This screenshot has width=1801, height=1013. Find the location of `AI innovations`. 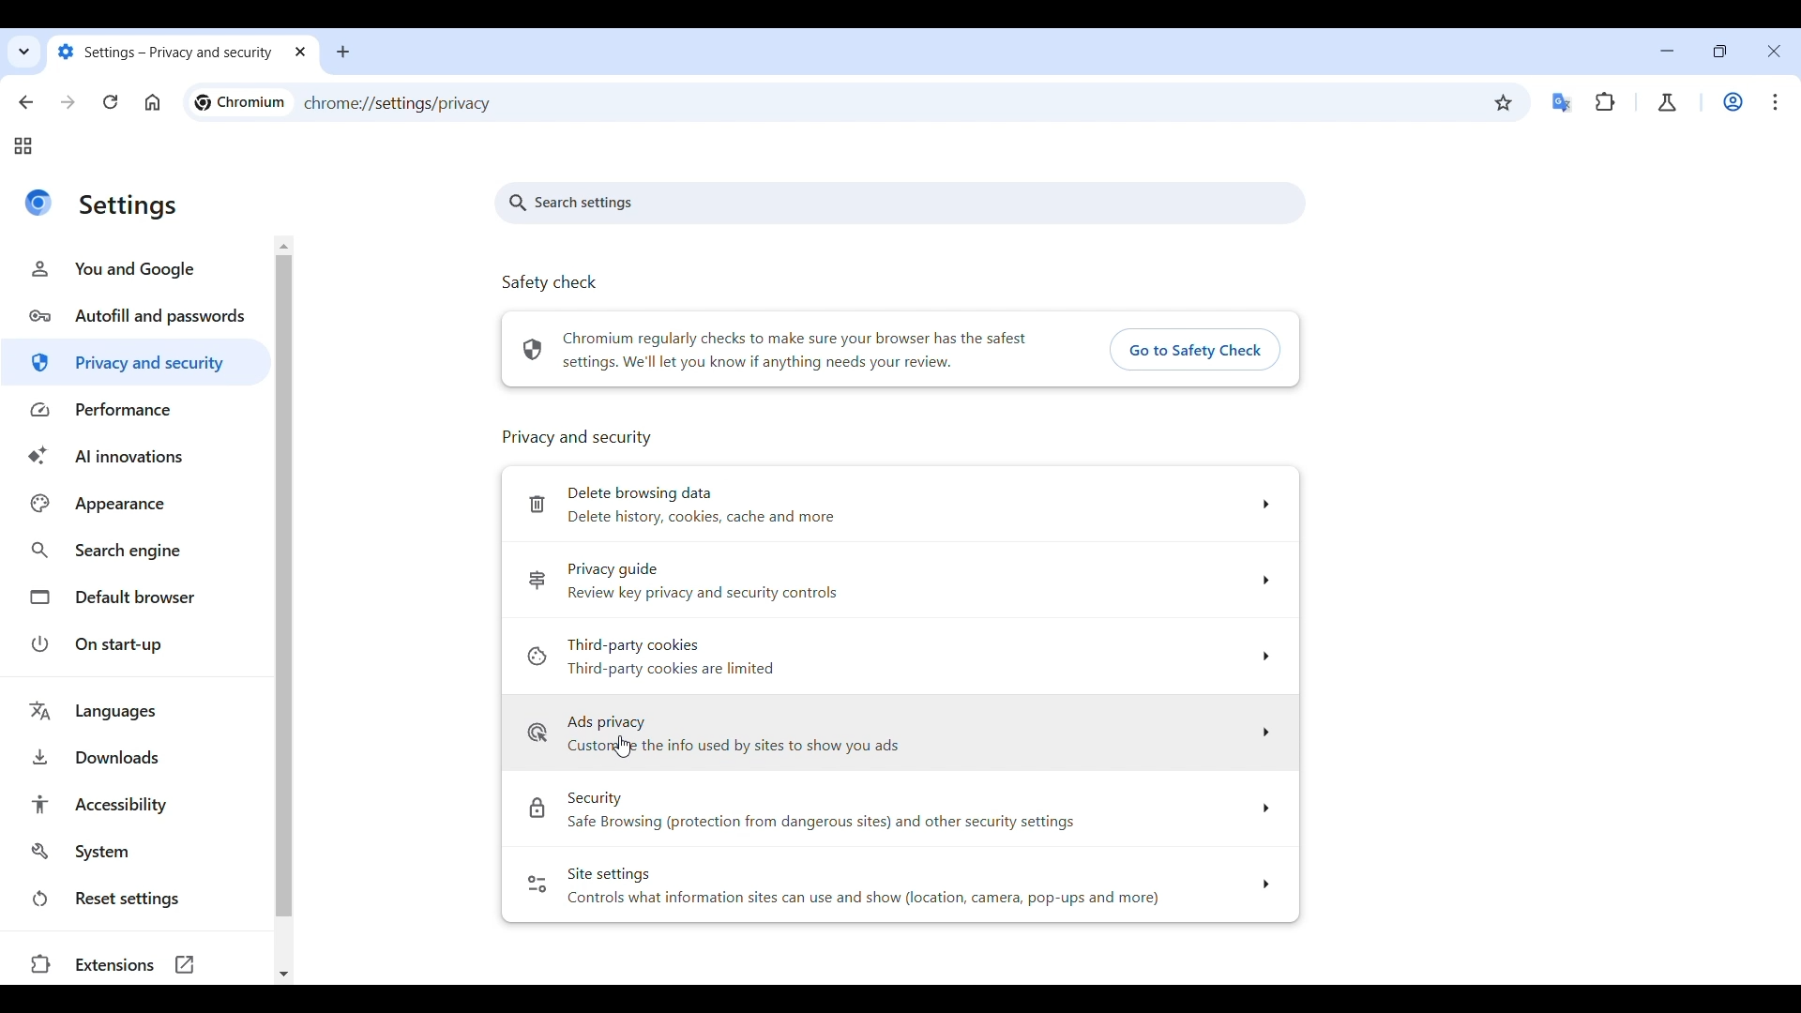

AI innovations is located at coordinates (135, 457).